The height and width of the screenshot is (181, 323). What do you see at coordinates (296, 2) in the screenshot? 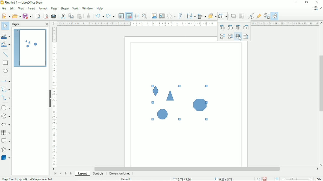
I see `Minimize` at bounding box center [296, 2].